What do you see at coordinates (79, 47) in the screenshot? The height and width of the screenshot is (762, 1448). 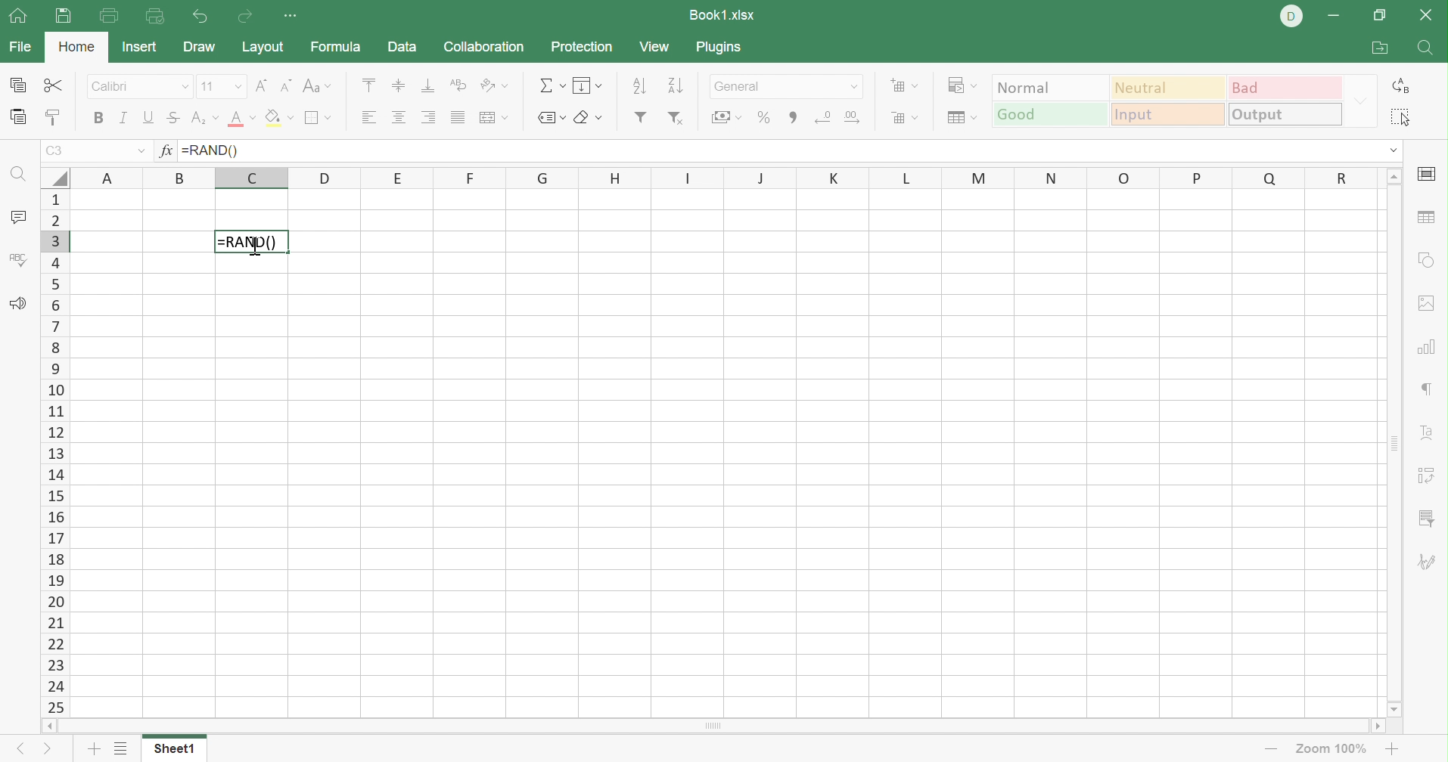 I see `Home` at bounding box center [79, 47].